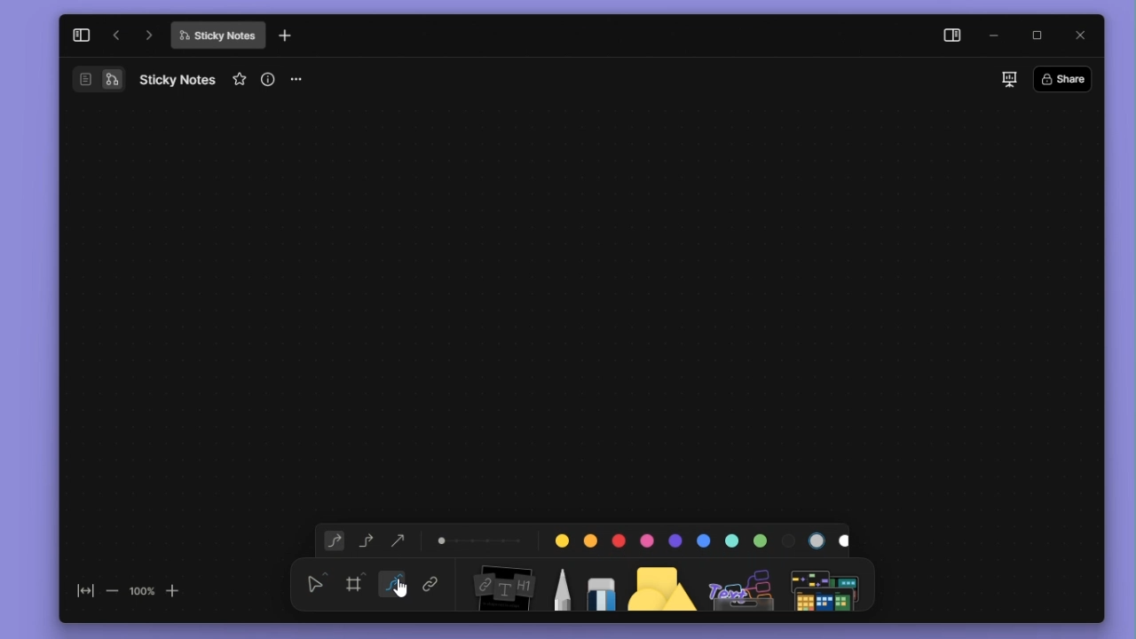 The height and width of the screenshot is (639, 1136). What do you see at coordinates (367, 539) in the screenshot?
I see `elbowed` at bounding box center [367, 539].